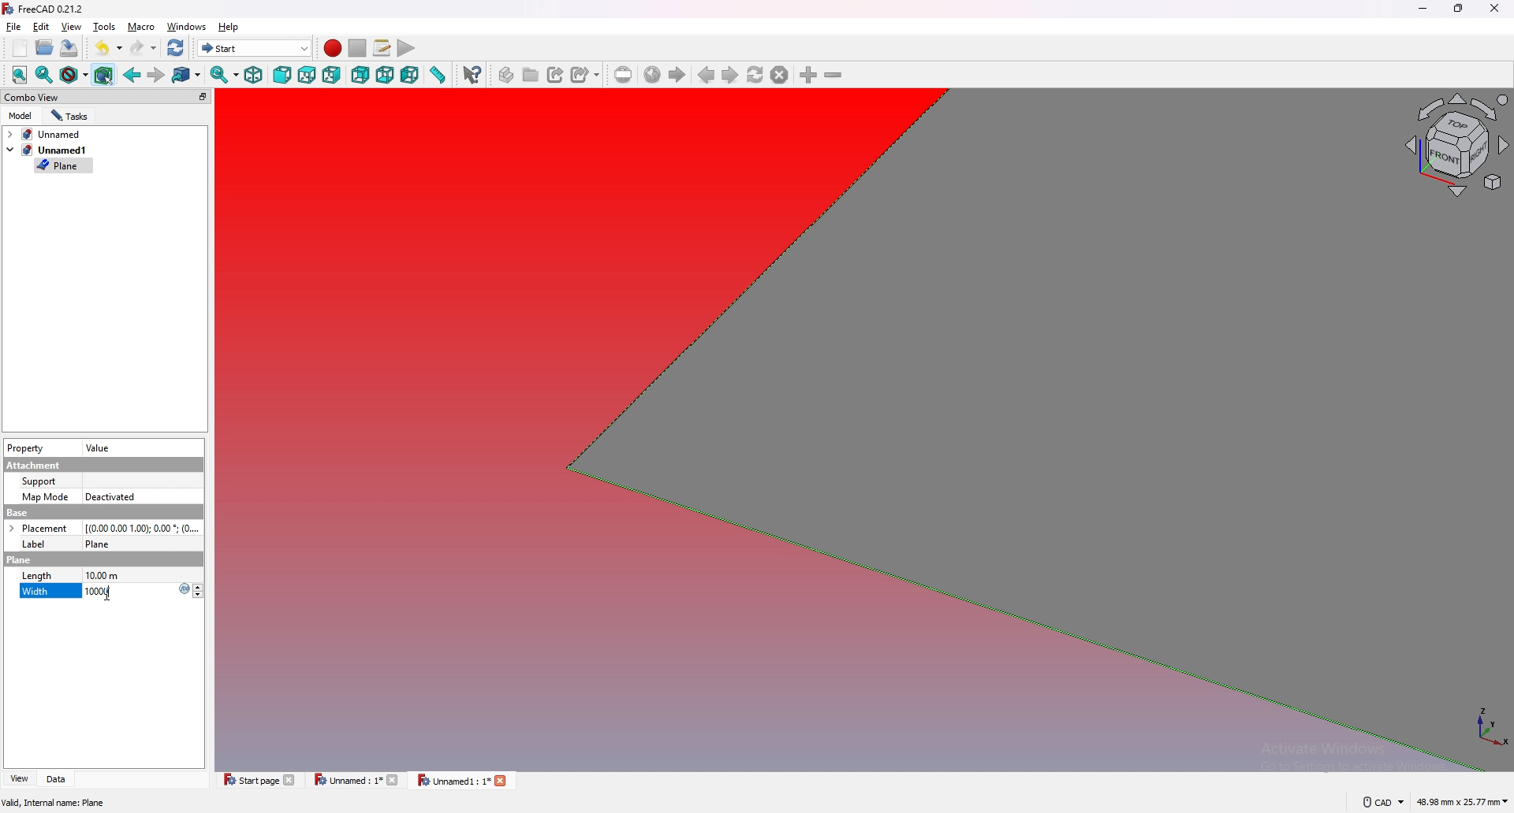 The width and height of the screenshot is (1514, 813). Describe the element at coordinates (707, 75) in the screenshot. I see `previous page` at that location.